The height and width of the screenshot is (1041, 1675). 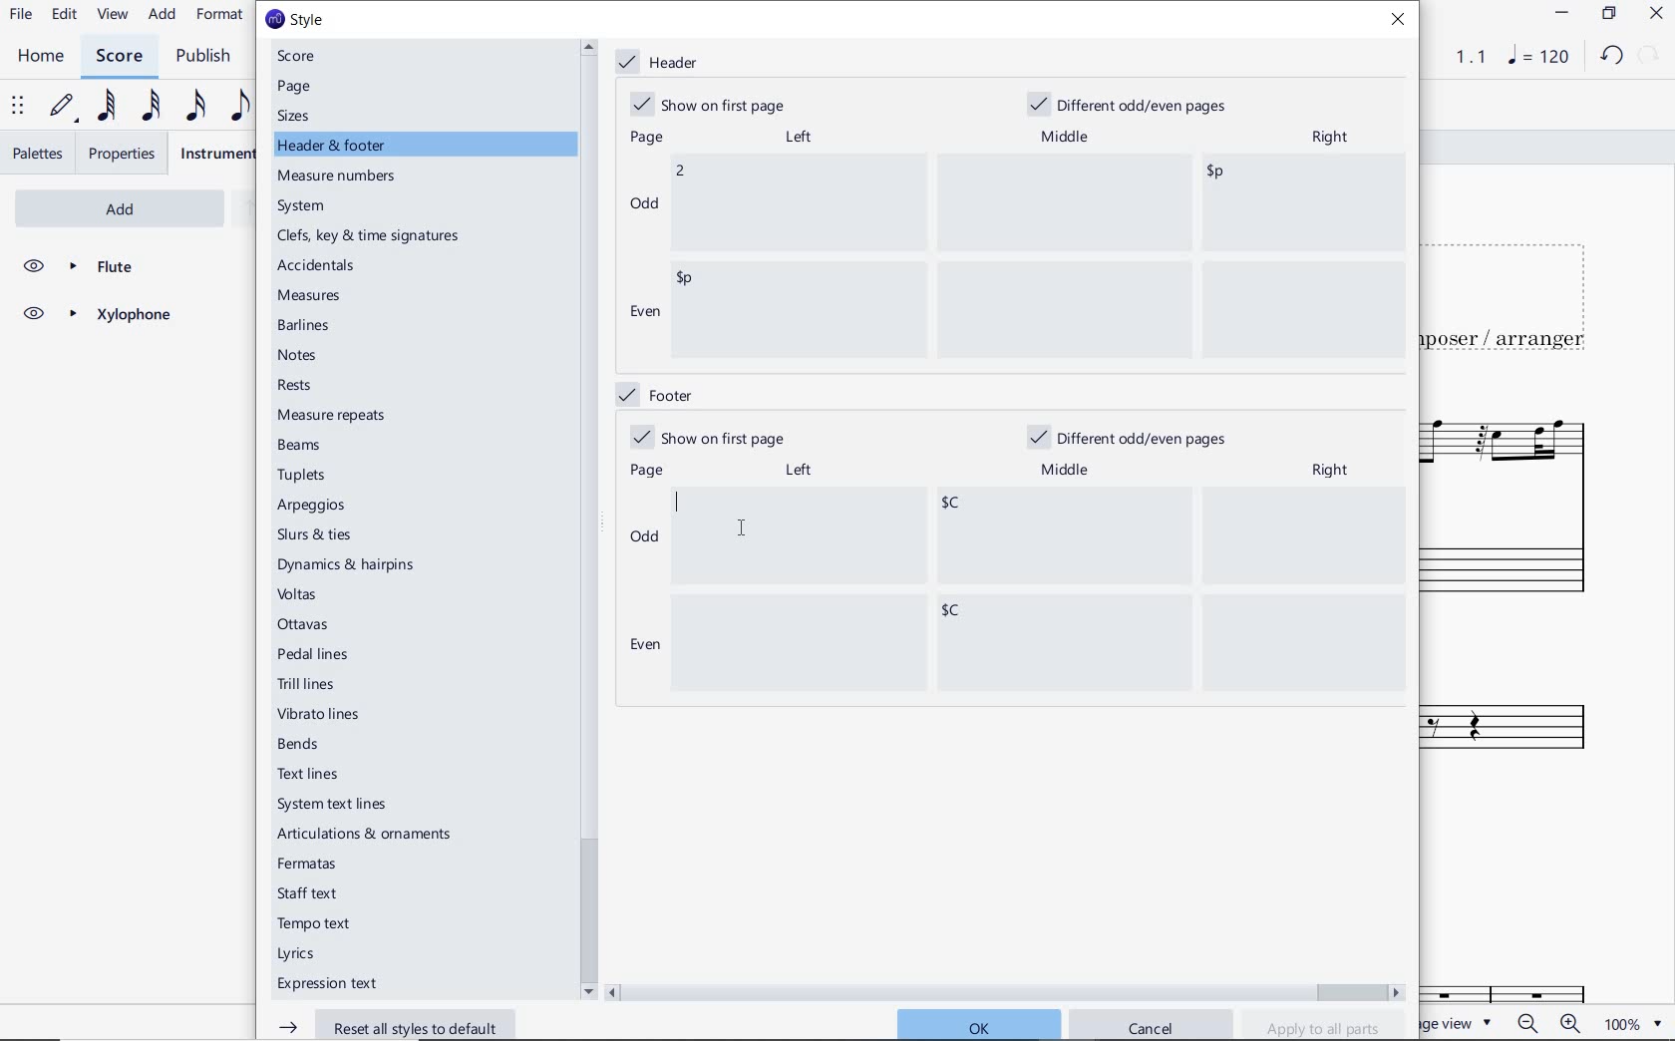 What do you see at coordinates (94, 206) in the screenshot?
I see `ADD` at bounding box center [94, 206].